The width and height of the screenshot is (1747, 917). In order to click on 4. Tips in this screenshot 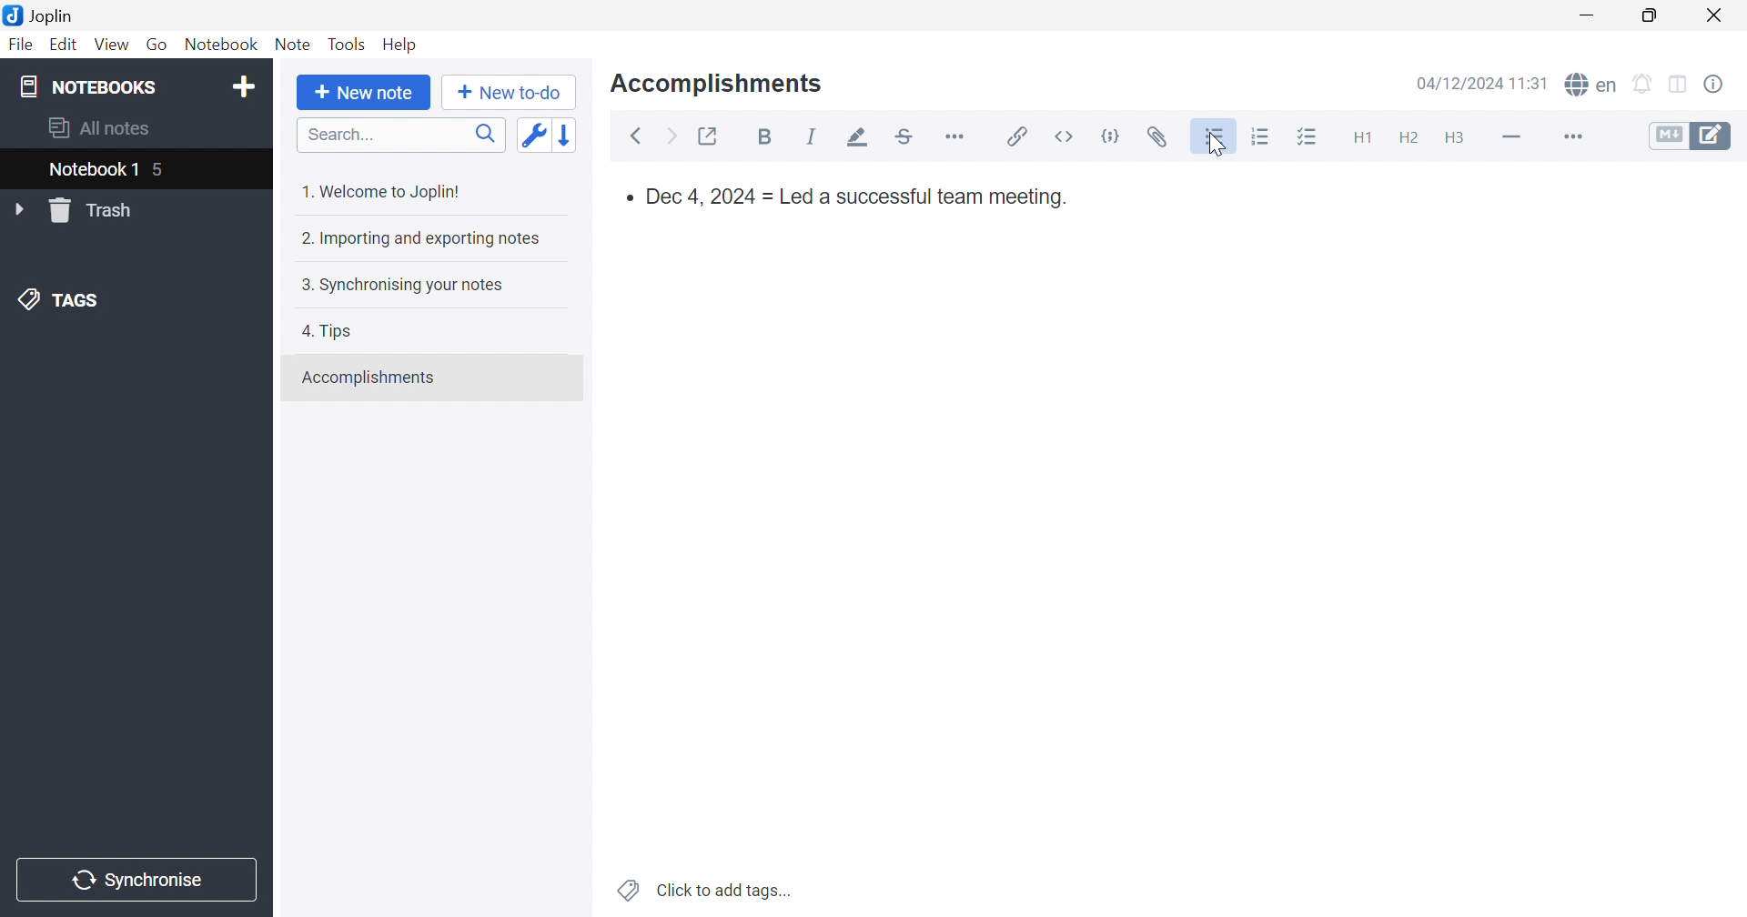, I will do `click(327, 333)`.